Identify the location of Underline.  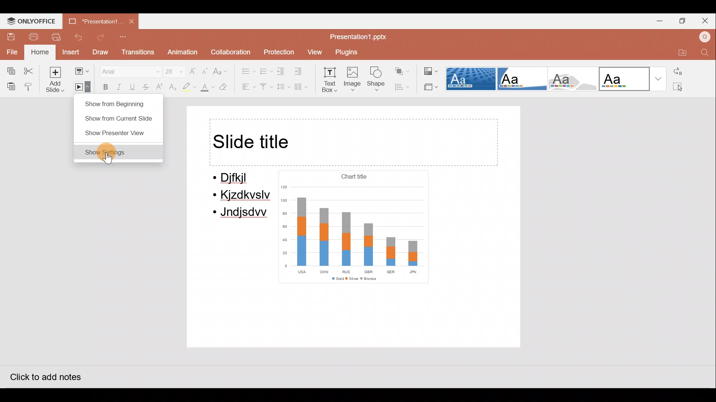
(131, 86).